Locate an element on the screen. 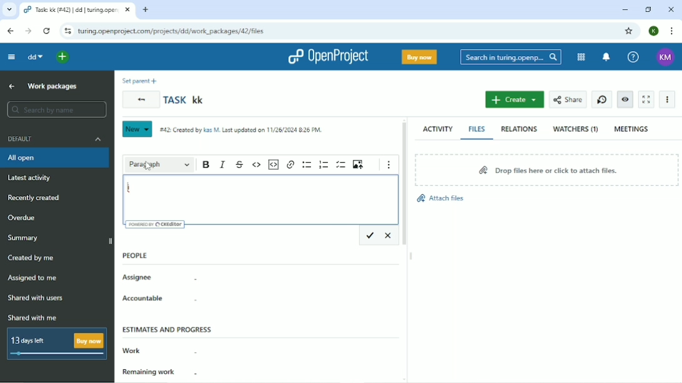  Drop files here or click to attach files is located at coordinates (545, 169).